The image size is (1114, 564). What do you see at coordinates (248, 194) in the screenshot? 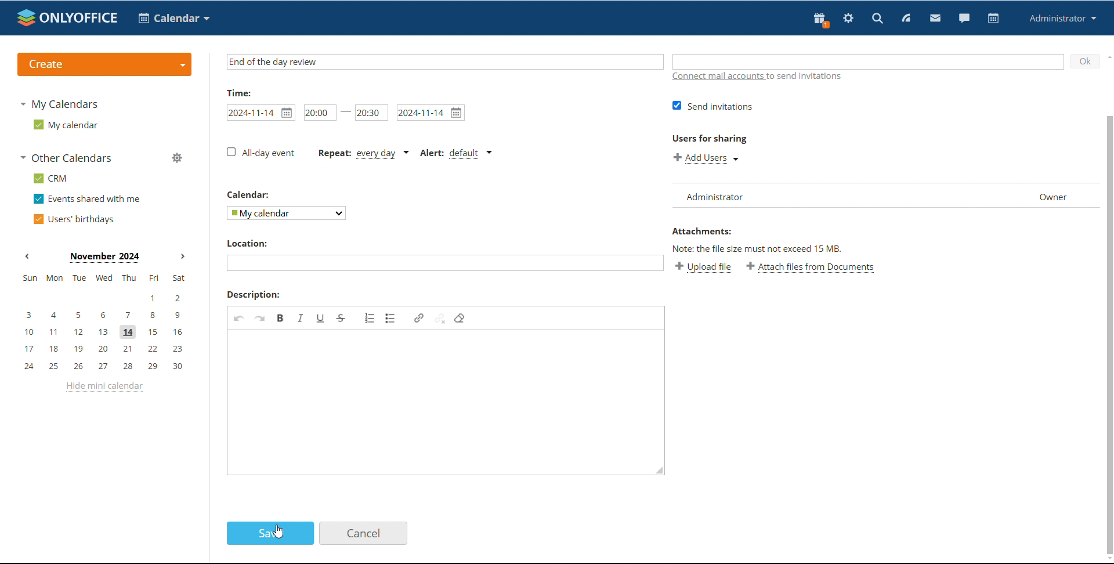
I see `Calendar` at bounding box center [248, 194].